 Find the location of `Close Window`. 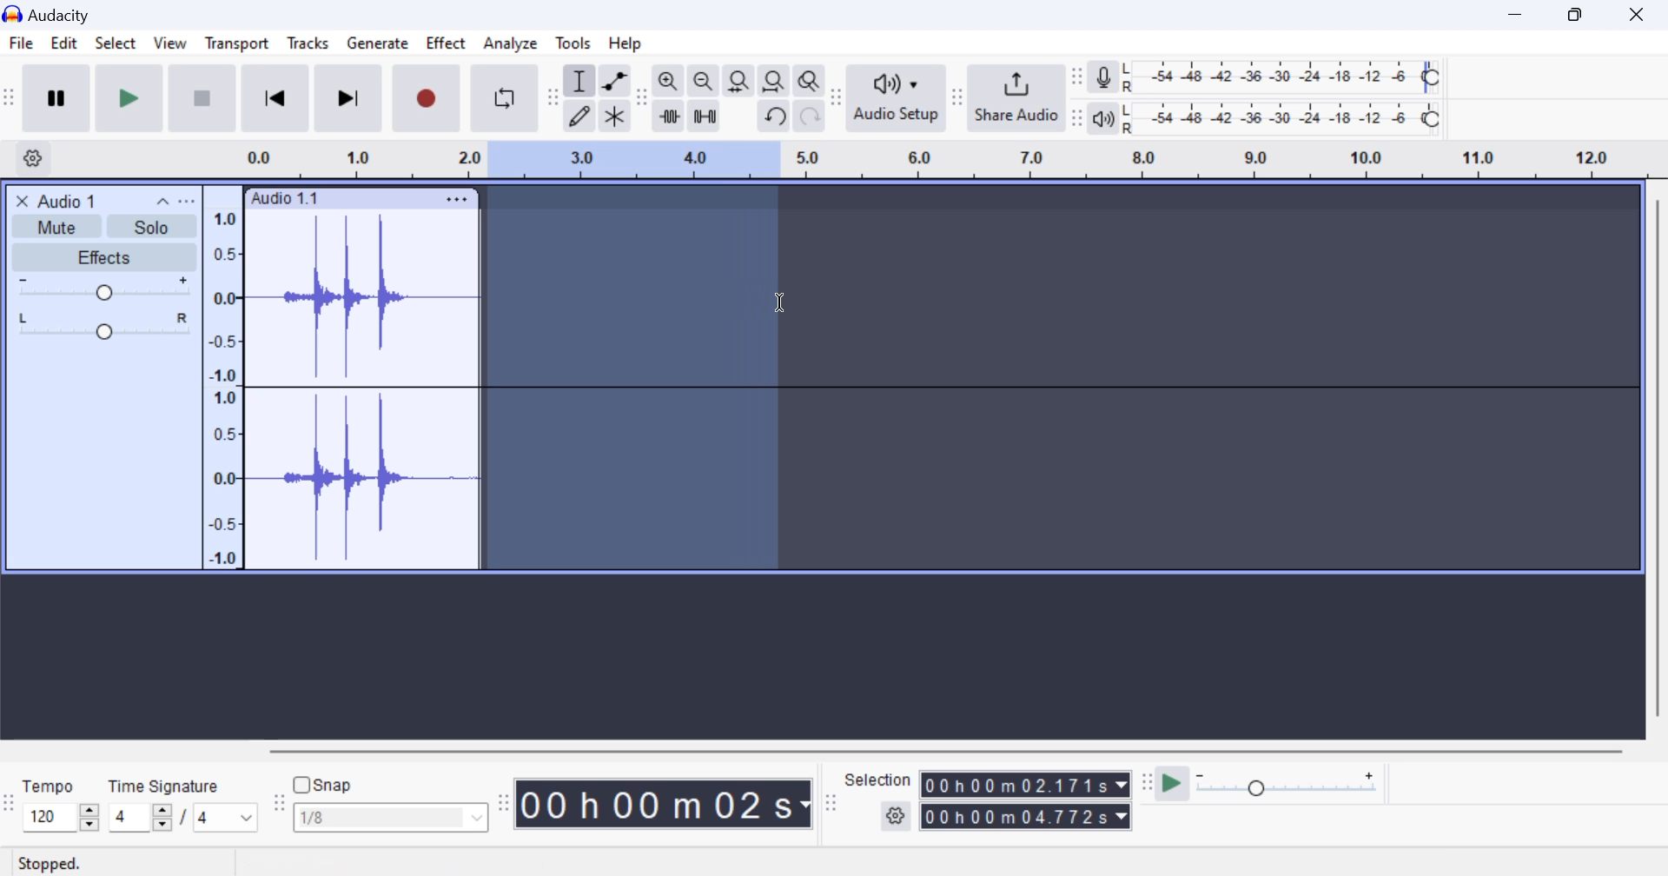

Close Window is located at coordinates (1641, 12).